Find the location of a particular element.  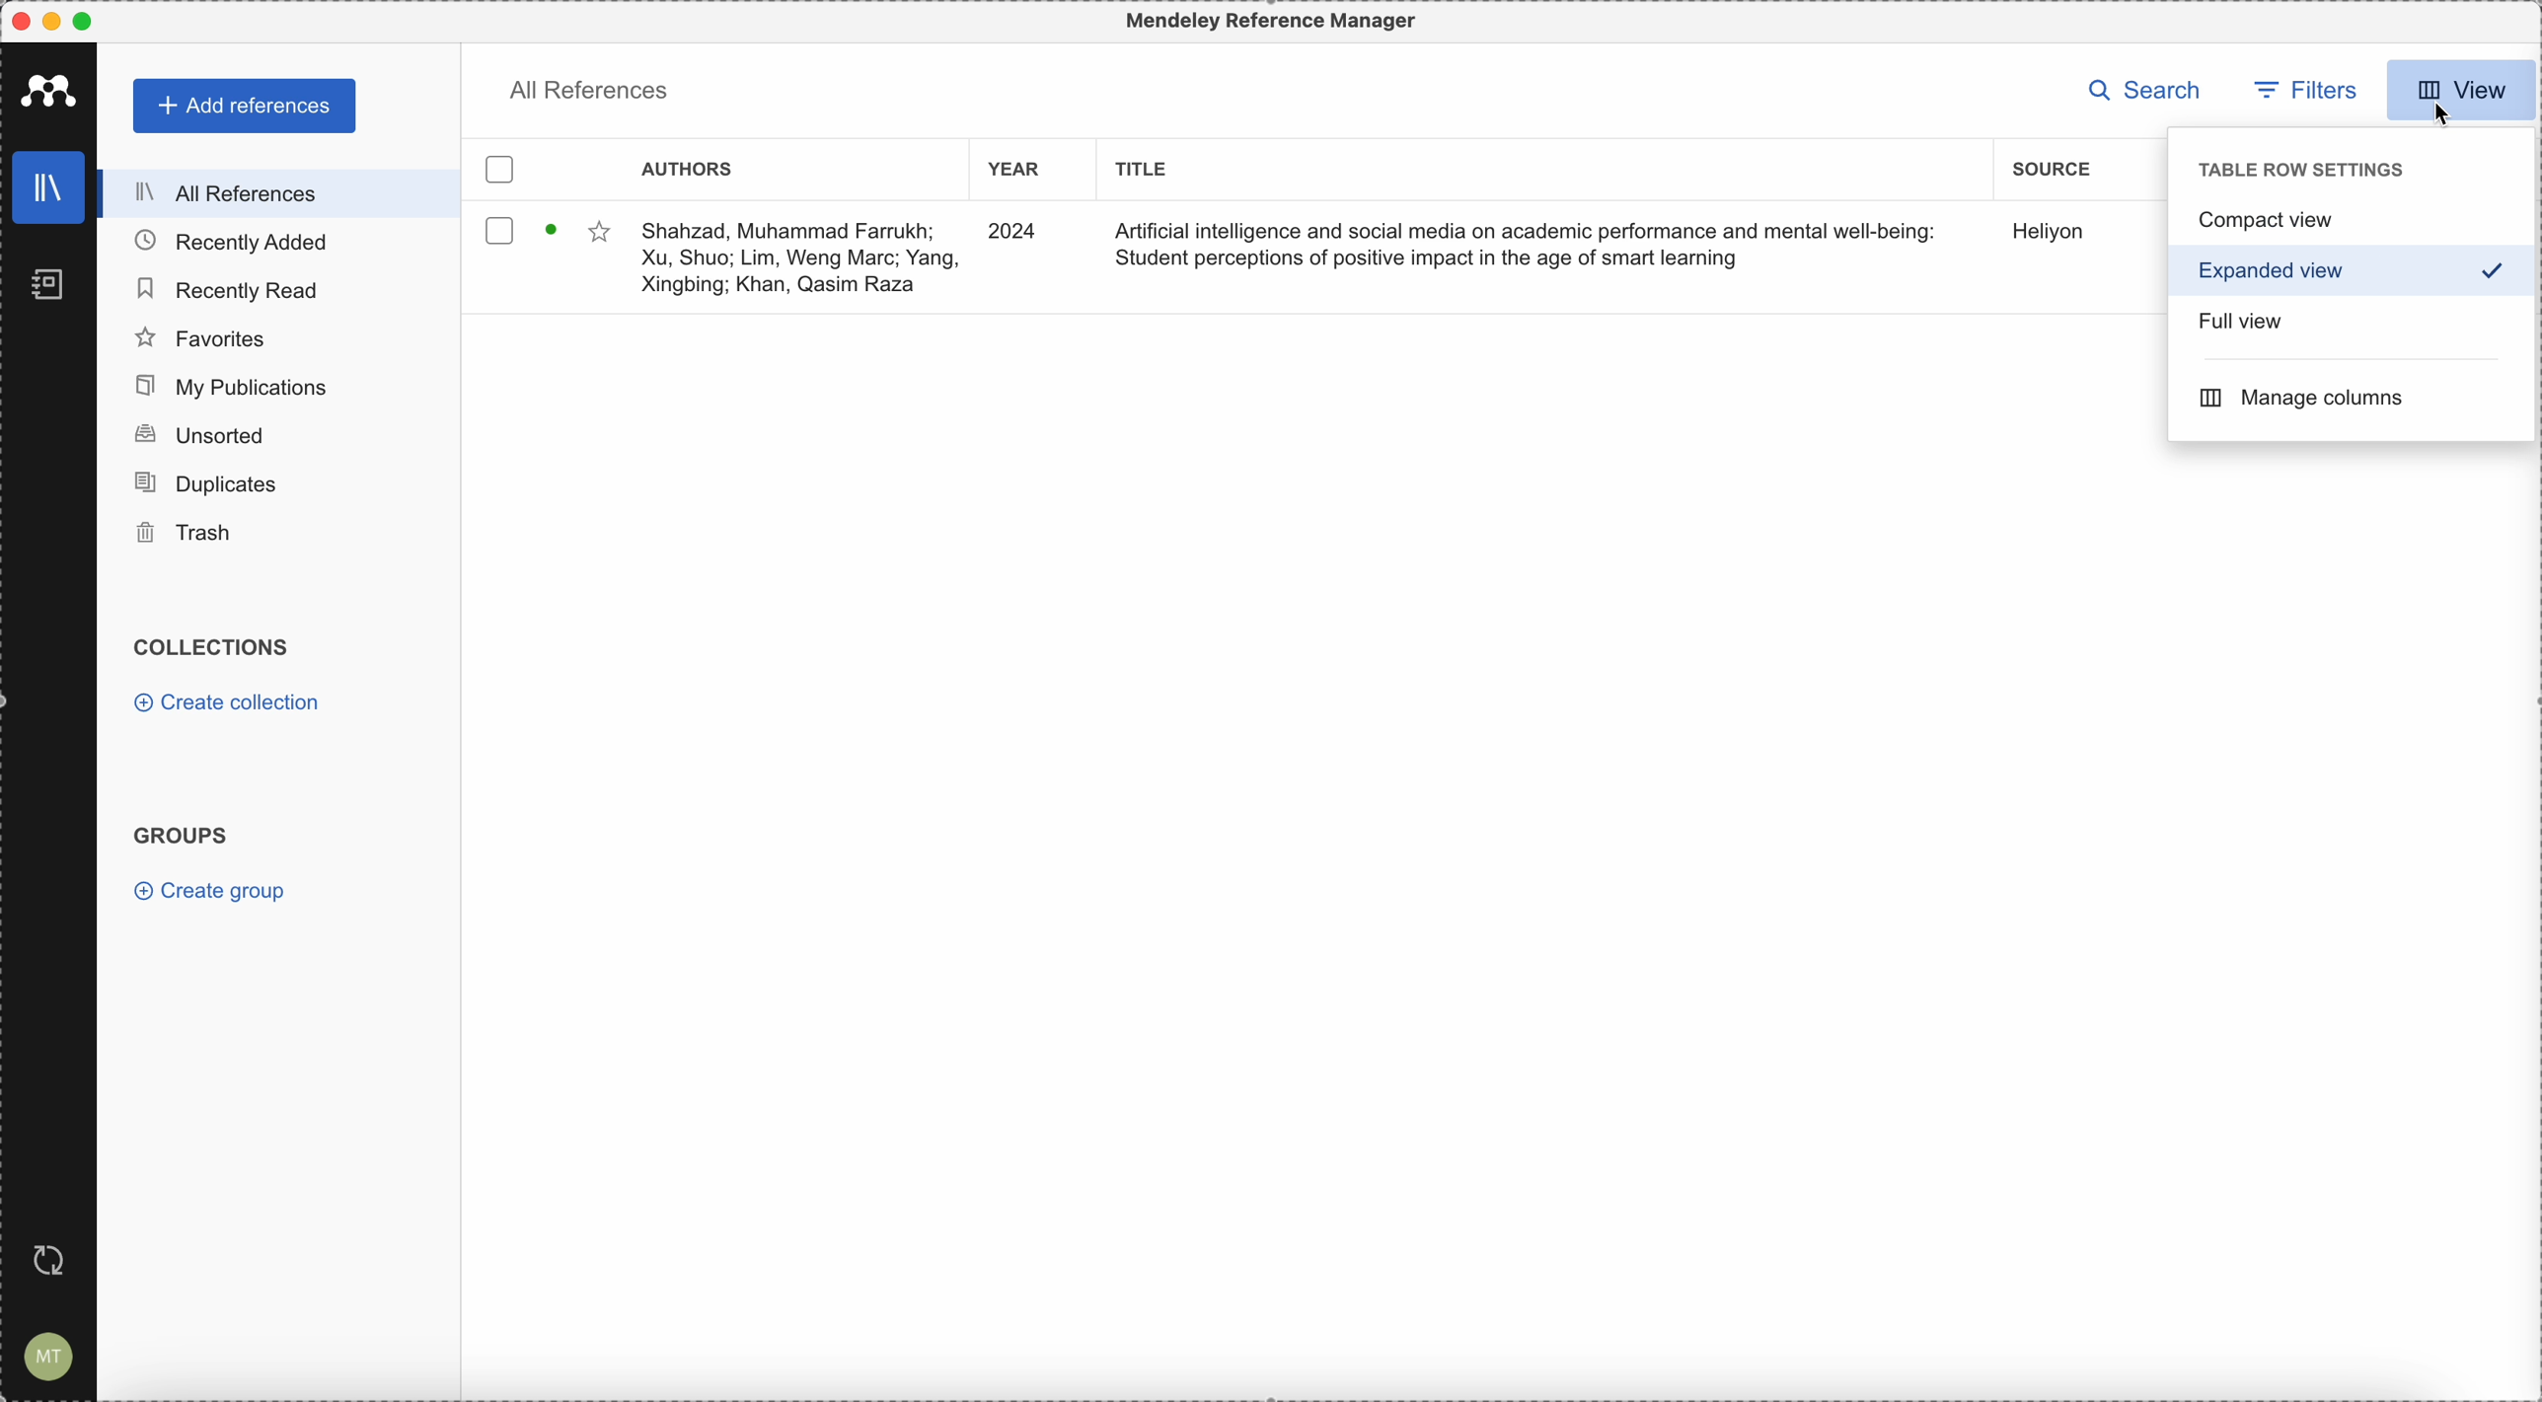

favorites is located at coordinates (202, 338).